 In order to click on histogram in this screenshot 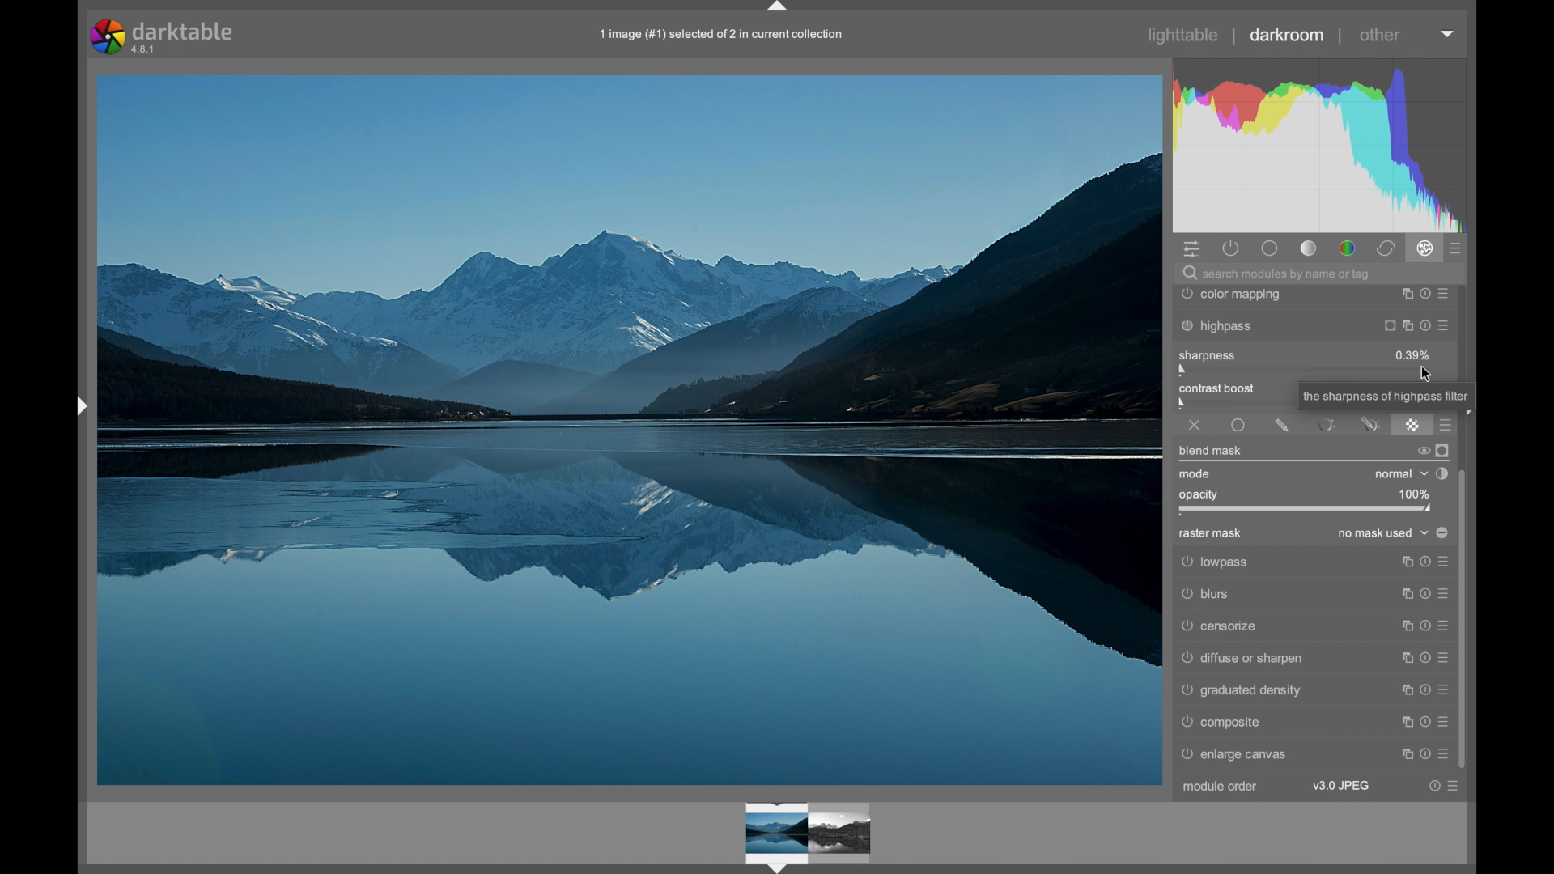, I will do `click(1326, 142)`.